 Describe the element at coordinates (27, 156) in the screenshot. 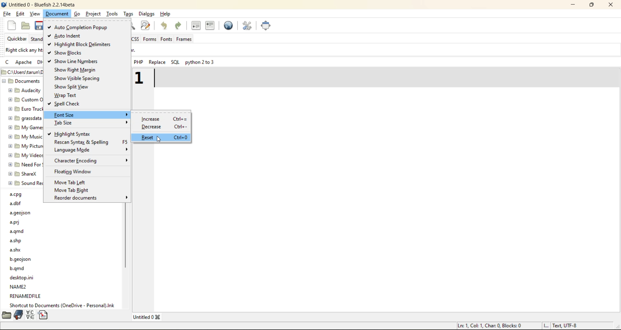

I see `my videos` at that location.